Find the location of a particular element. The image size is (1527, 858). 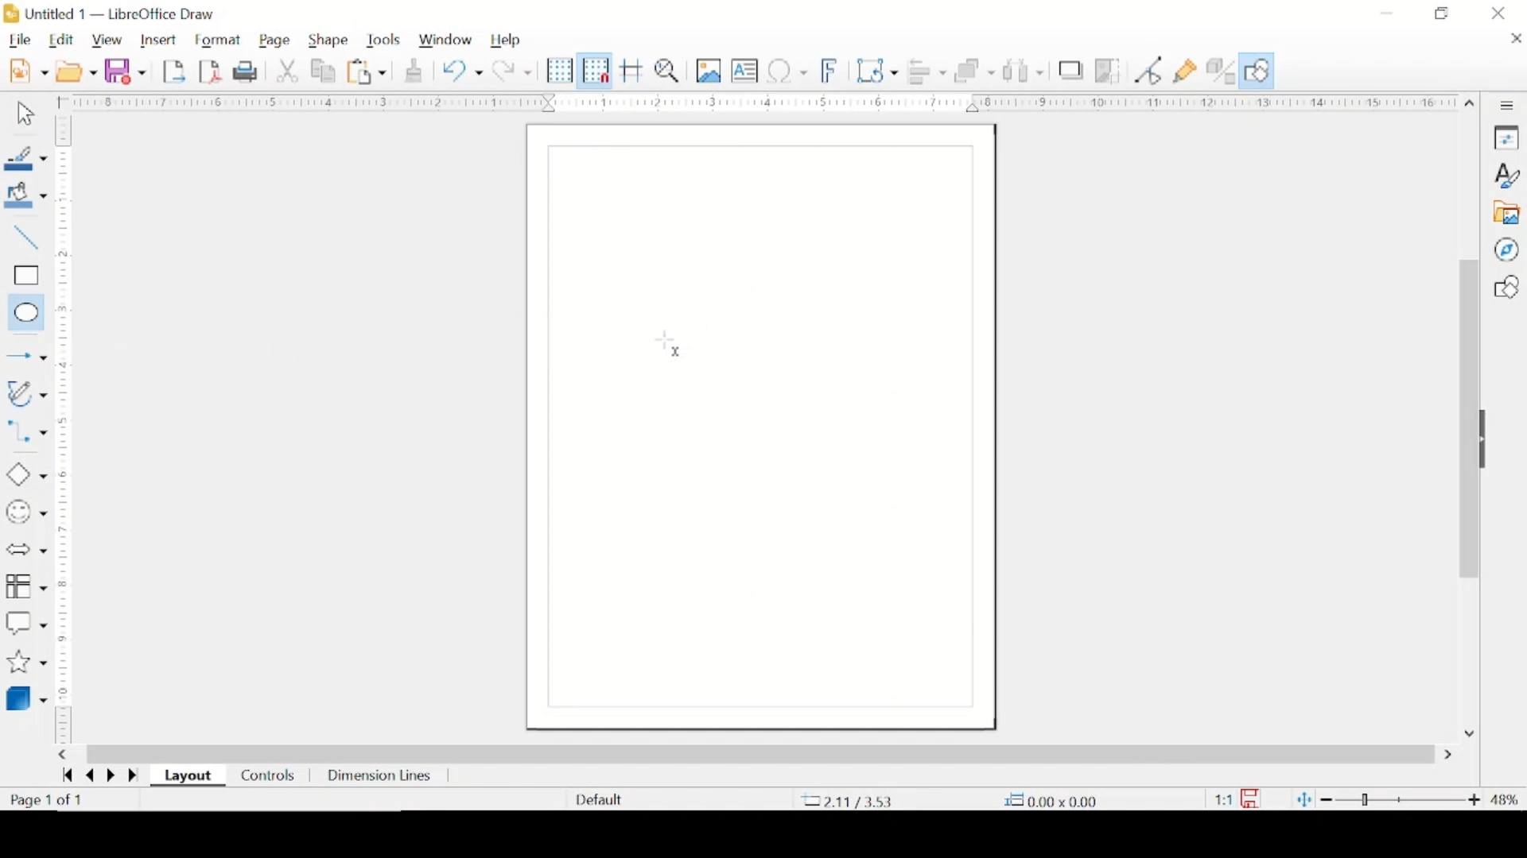

cursor is located at coordinates (670, 344).